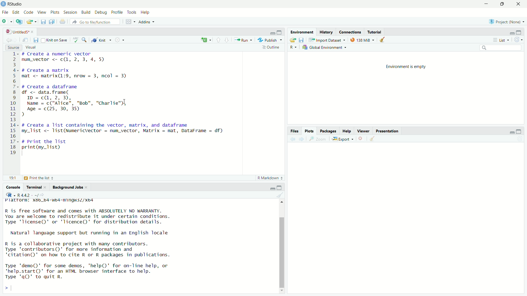 Image resolution: width=527 pixels, height=296 pixels. Describe the element at coordinates (91, 22) in the screenshot. I see `Go to file/function` at that location.